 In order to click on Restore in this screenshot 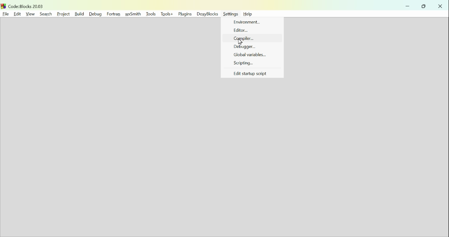, I will do `click(424, 6)`.